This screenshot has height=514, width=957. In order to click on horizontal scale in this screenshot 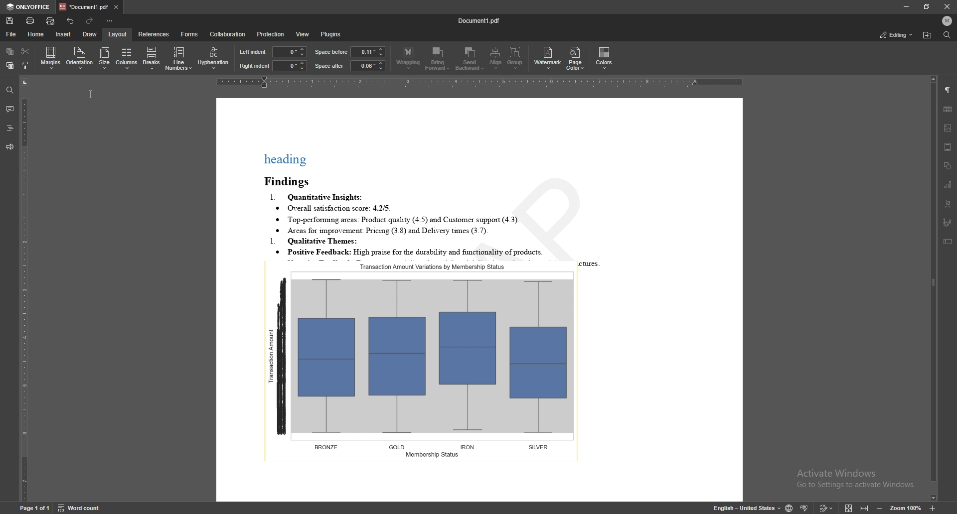, I will do `click(482, 81)`.